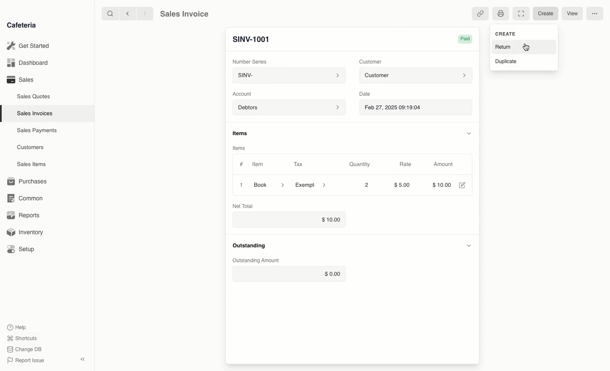  I want to click on Sales, so click(22, 80).